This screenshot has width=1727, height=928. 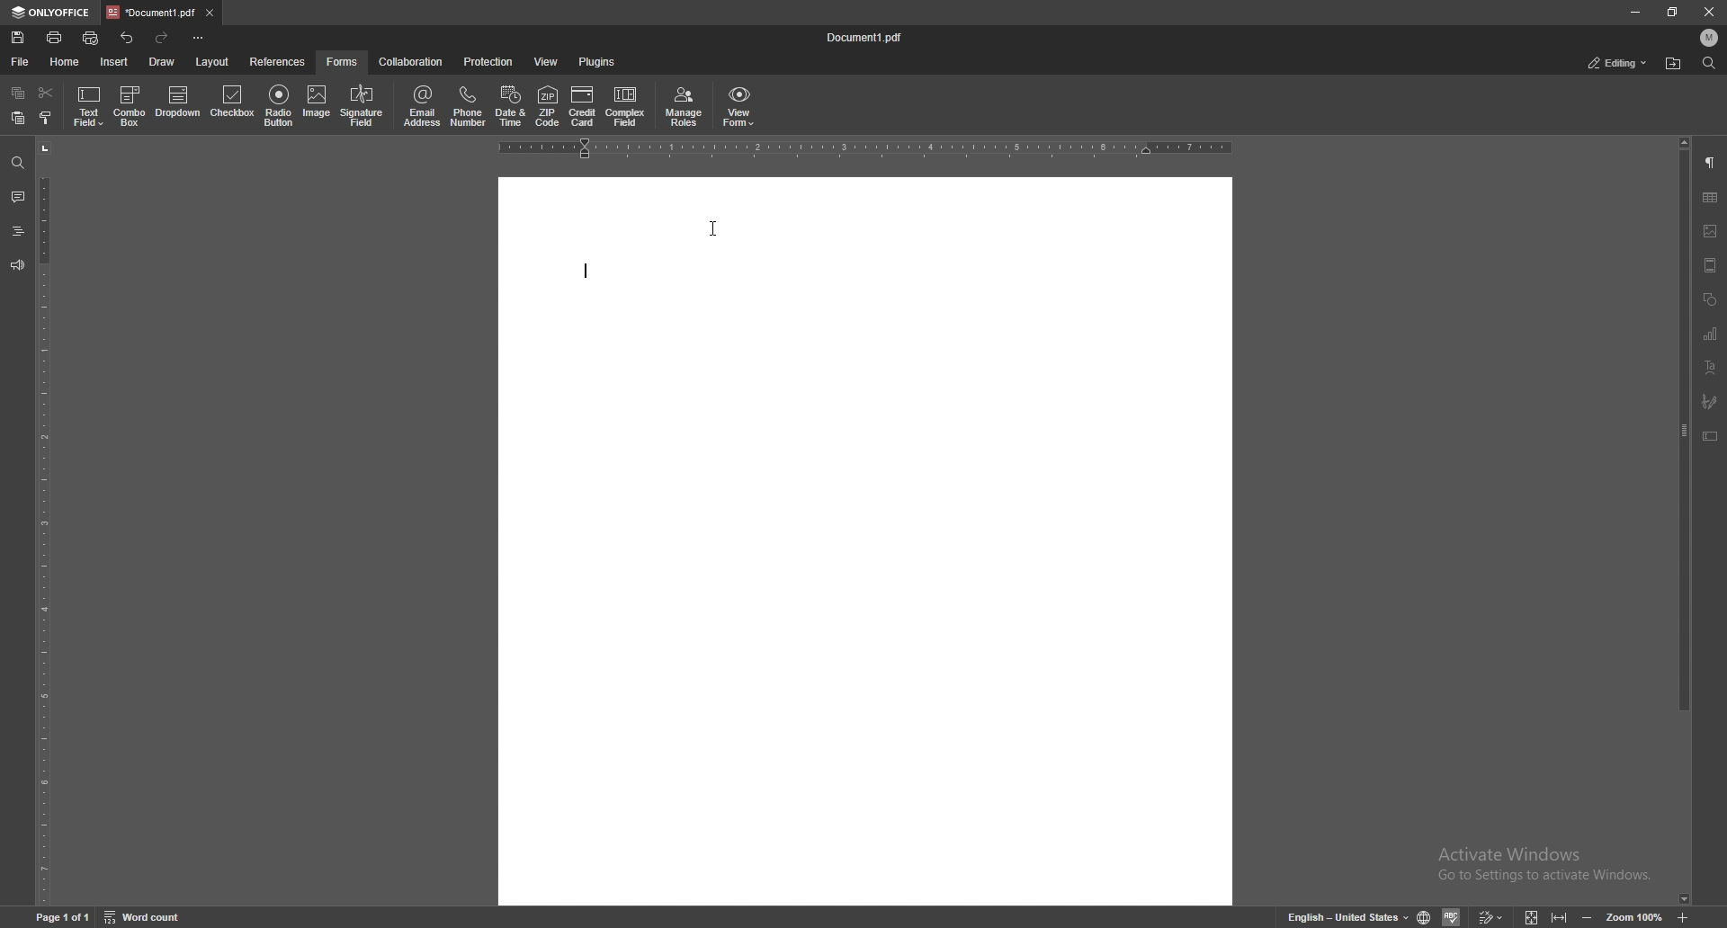 What do you see at coordinates (1684, 917) in the screenshot?
I see `zoom in` at bounding box center [1684, 917].